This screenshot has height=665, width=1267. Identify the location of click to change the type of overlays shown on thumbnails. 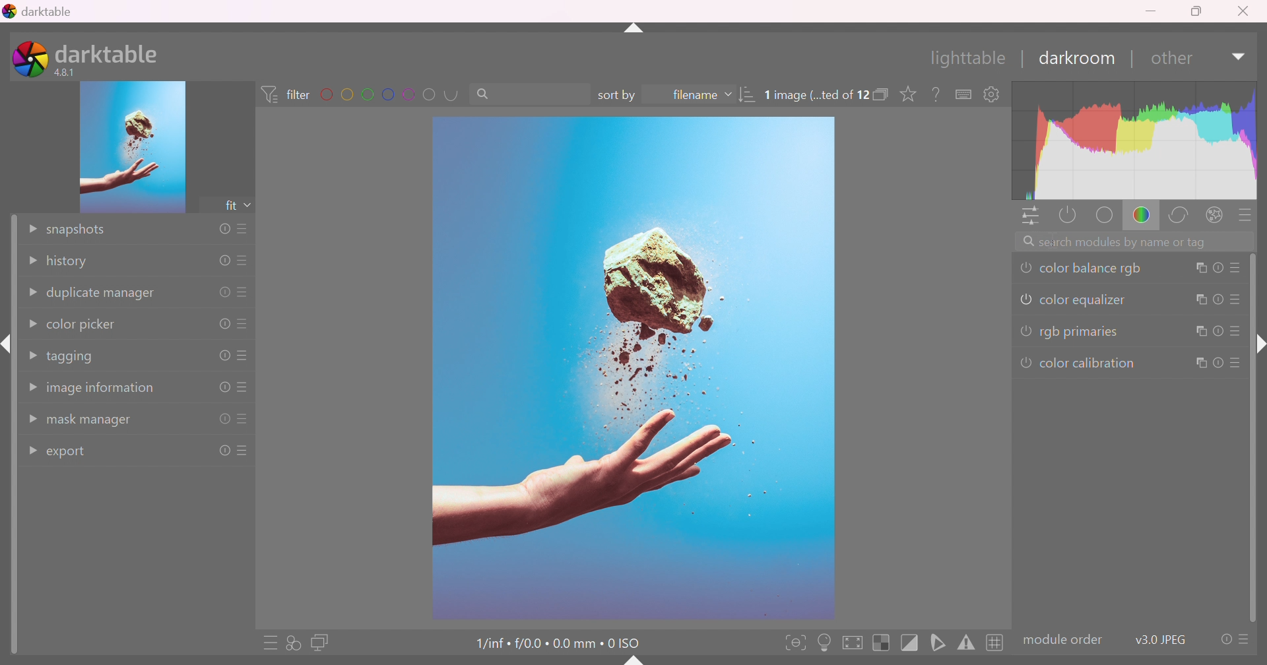
(909, 94).